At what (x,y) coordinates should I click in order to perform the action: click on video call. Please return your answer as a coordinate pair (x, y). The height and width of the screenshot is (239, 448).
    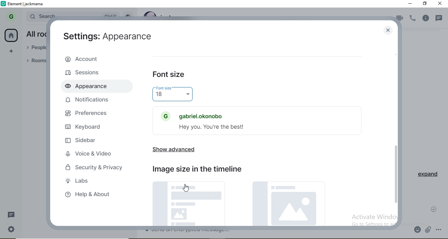
    Looking at the image, I should click on (399, 19).